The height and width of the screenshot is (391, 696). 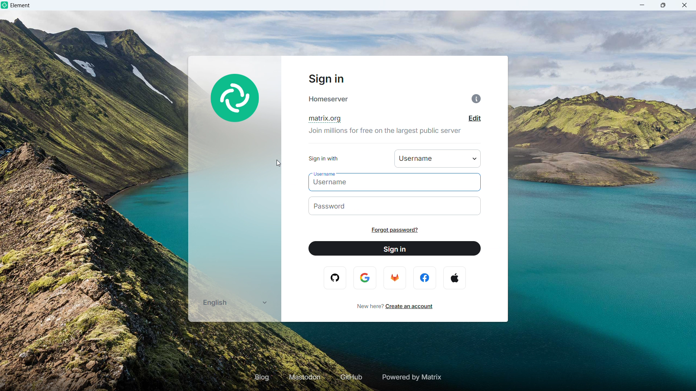 What do you see at coordinates (323, 159) in the screenshot?
I see `sign in with` at bounding box center [323, 159].